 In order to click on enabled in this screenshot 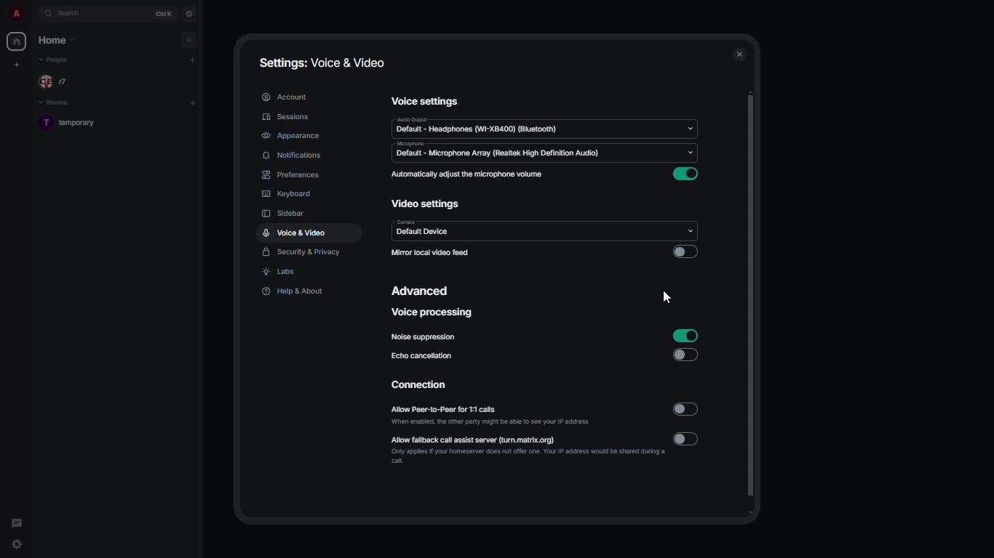, I will do `click(688, 175)`.